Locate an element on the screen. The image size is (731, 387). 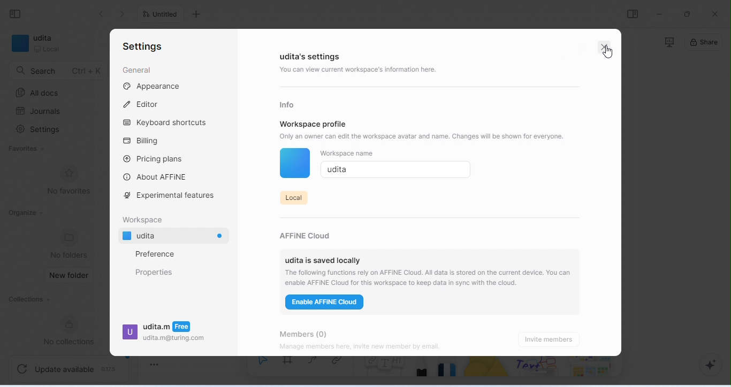
cursor movement is located at coordinates (608, 51).